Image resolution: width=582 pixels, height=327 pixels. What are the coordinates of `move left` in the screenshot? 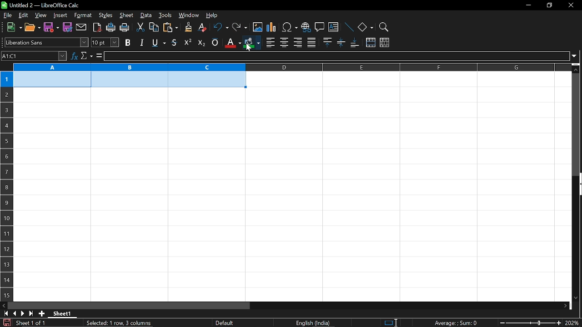 It's located at (4, 306).